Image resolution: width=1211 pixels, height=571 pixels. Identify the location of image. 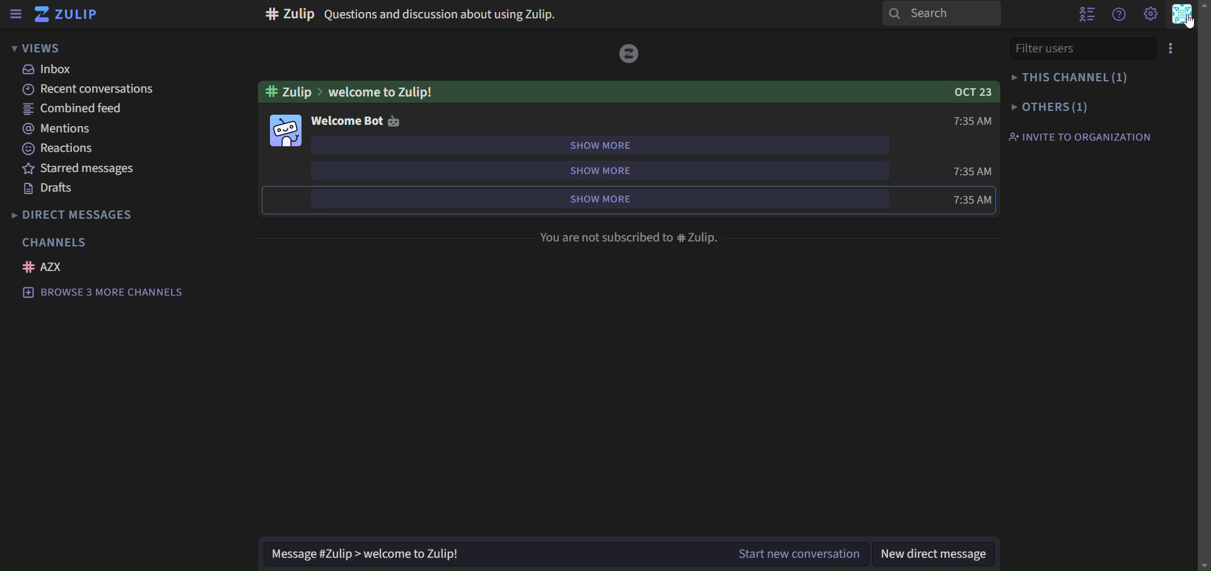
(284, 130).